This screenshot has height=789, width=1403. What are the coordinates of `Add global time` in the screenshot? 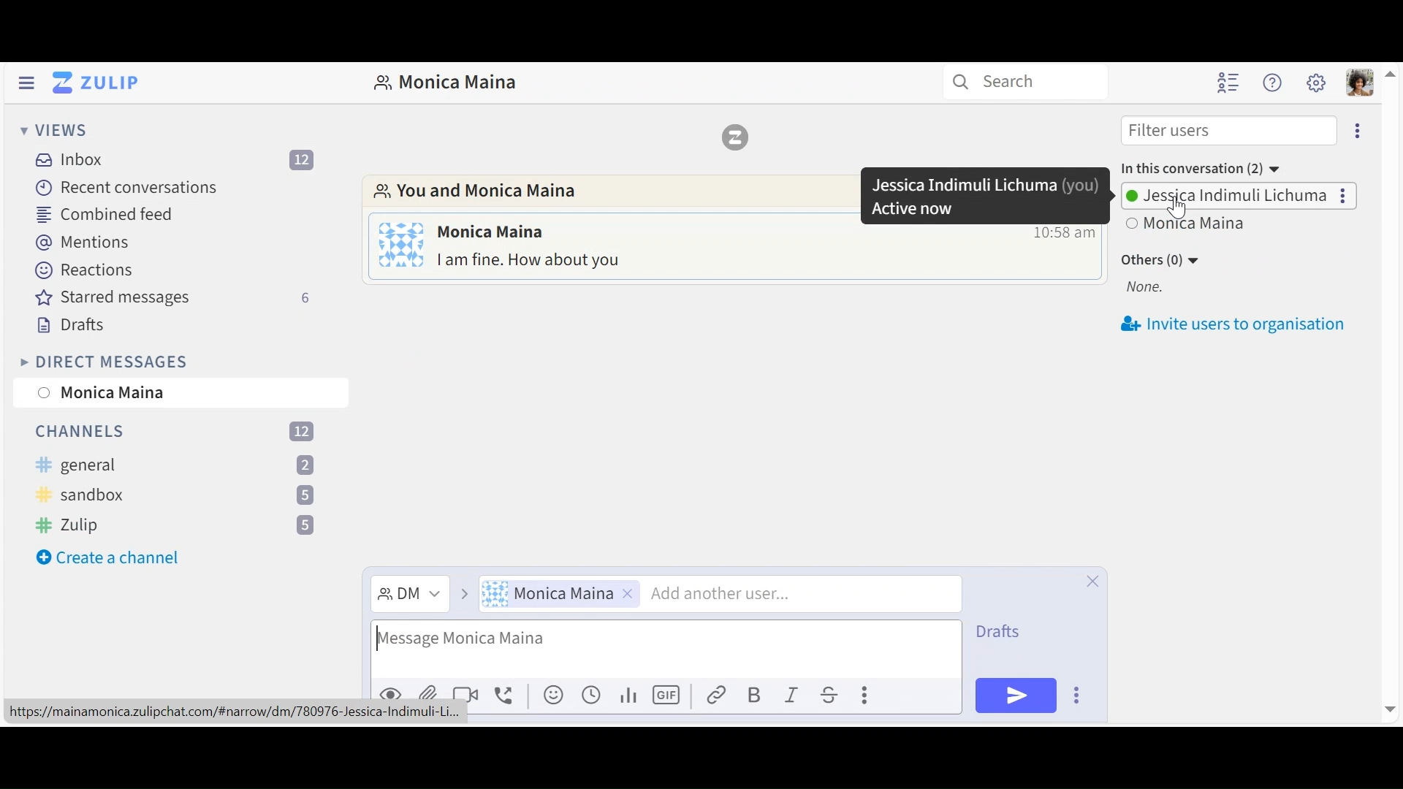 It's located at (593, 695).